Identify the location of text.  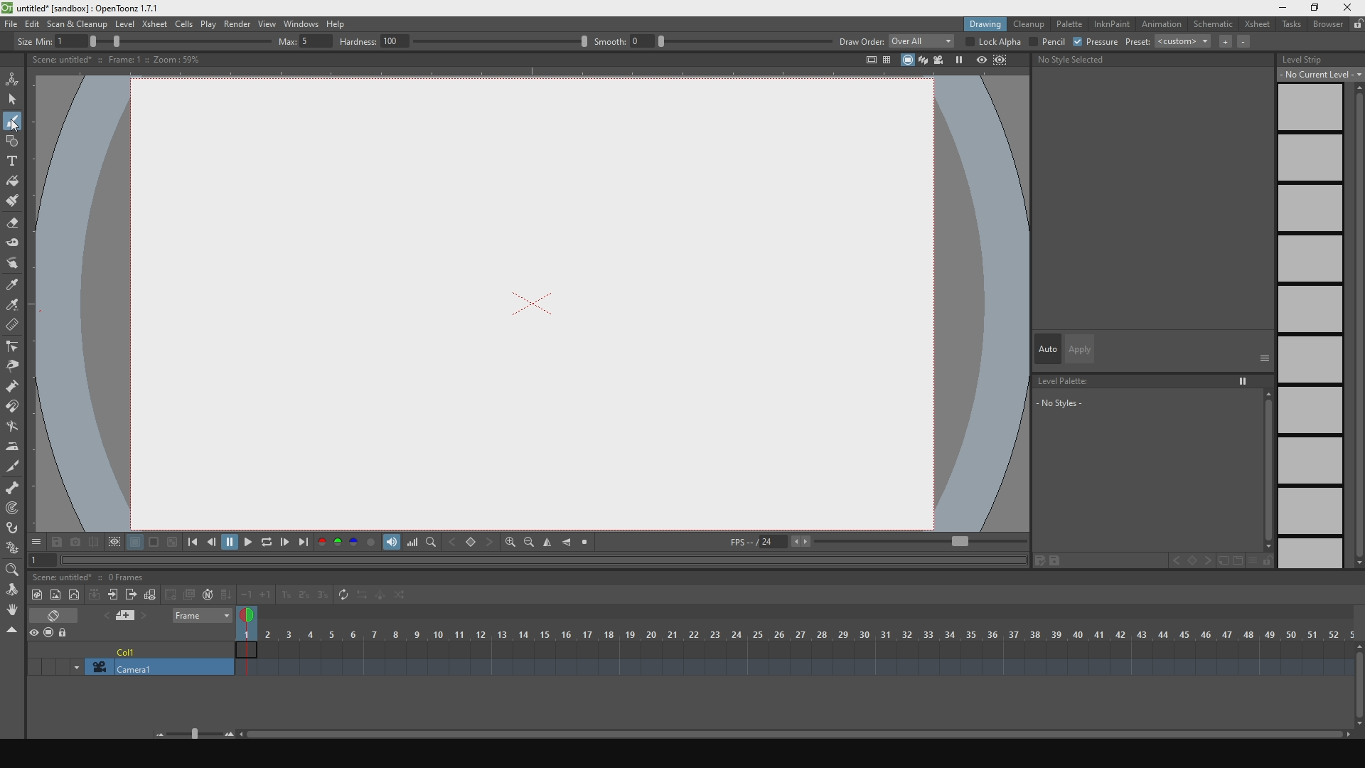
(14, 159).